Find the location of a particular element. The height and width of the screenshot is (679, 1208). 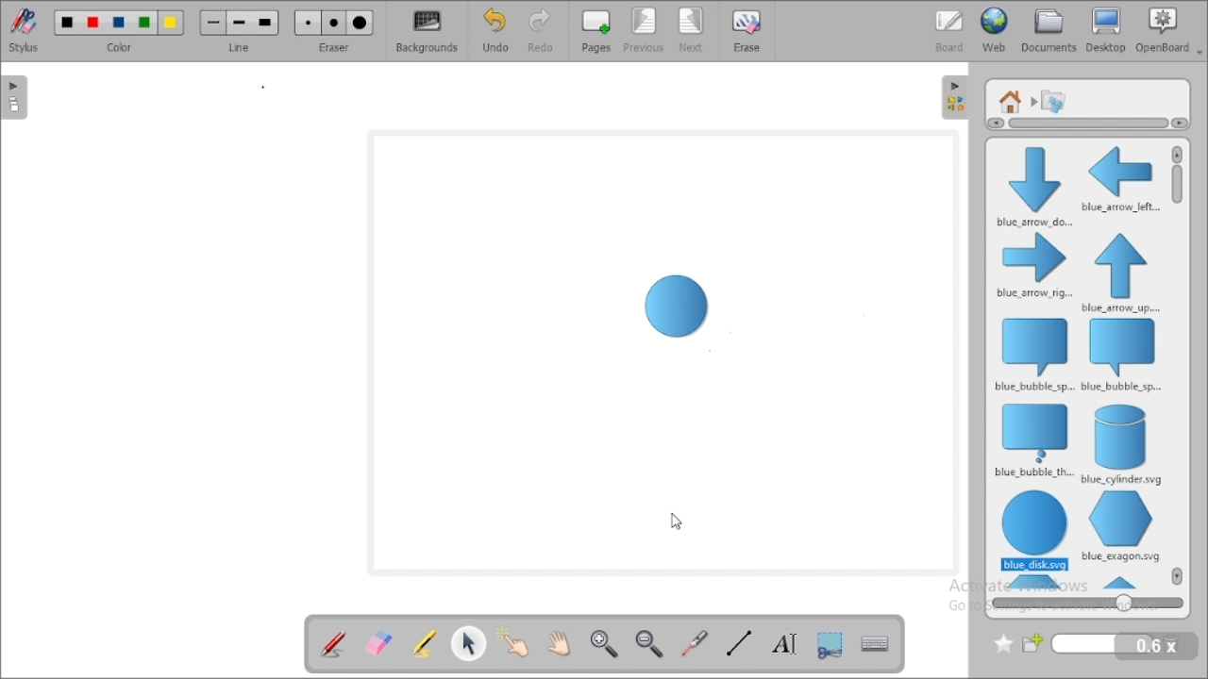

annotate document is located at coordinates (332, 643).